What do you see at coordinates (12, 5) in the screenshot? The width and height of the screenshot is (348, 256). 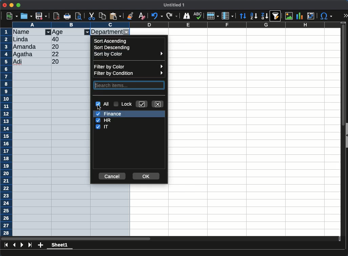 I see `minimize` at bounding box center [12, 5].